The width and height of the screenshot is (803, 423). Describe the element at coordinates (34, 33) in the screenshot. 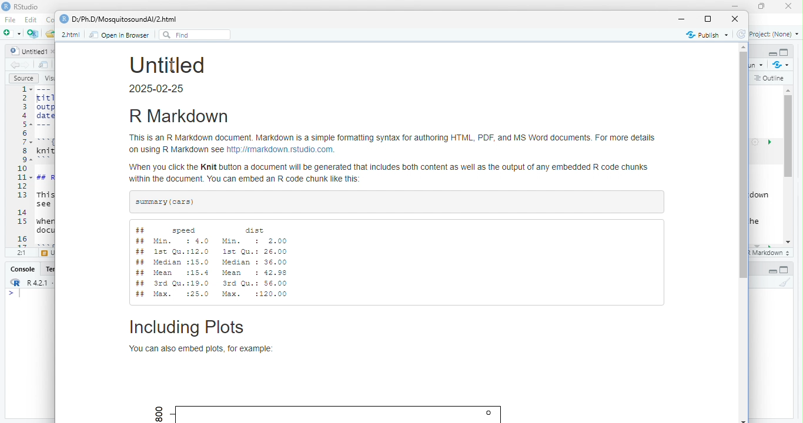

I see `add file` at that location.